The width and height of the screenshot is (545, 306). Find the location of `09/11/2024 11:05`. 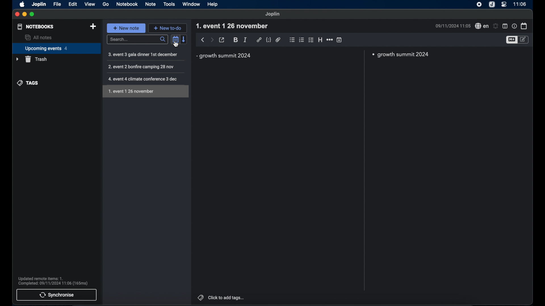

09/11/2024 11:05 is located at coordinates (453, 26).